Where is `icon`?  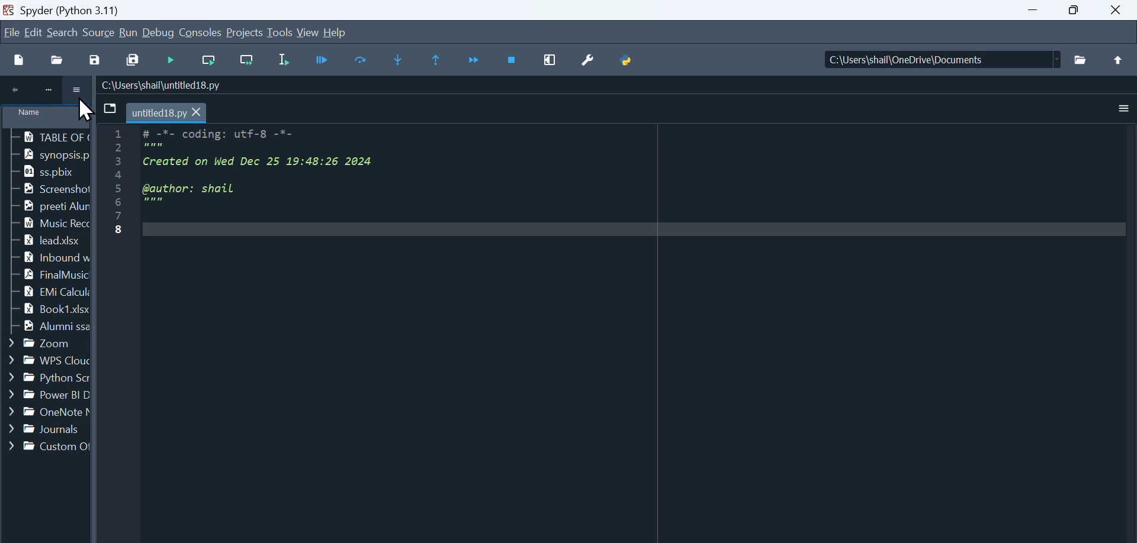
icon is located at coordinates (44, 91).